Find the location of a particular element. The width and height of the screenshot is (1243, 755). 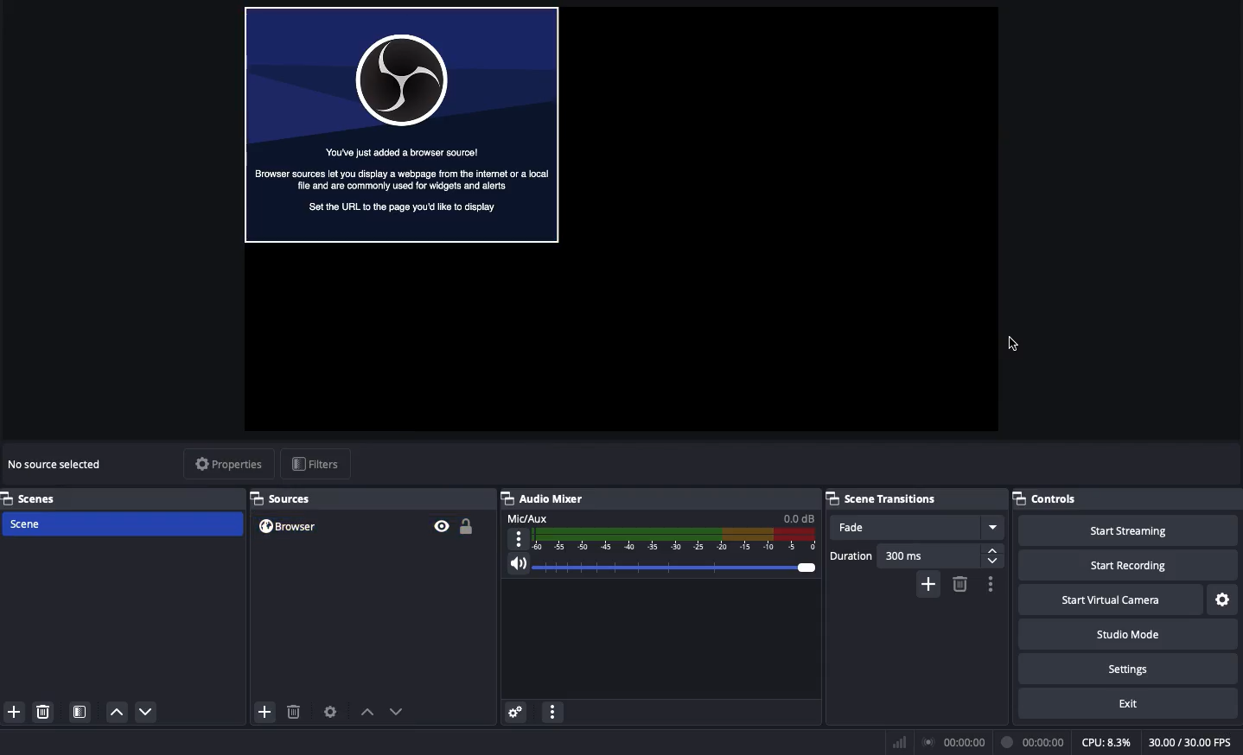

CPU is located at coordinates (1108, 742).